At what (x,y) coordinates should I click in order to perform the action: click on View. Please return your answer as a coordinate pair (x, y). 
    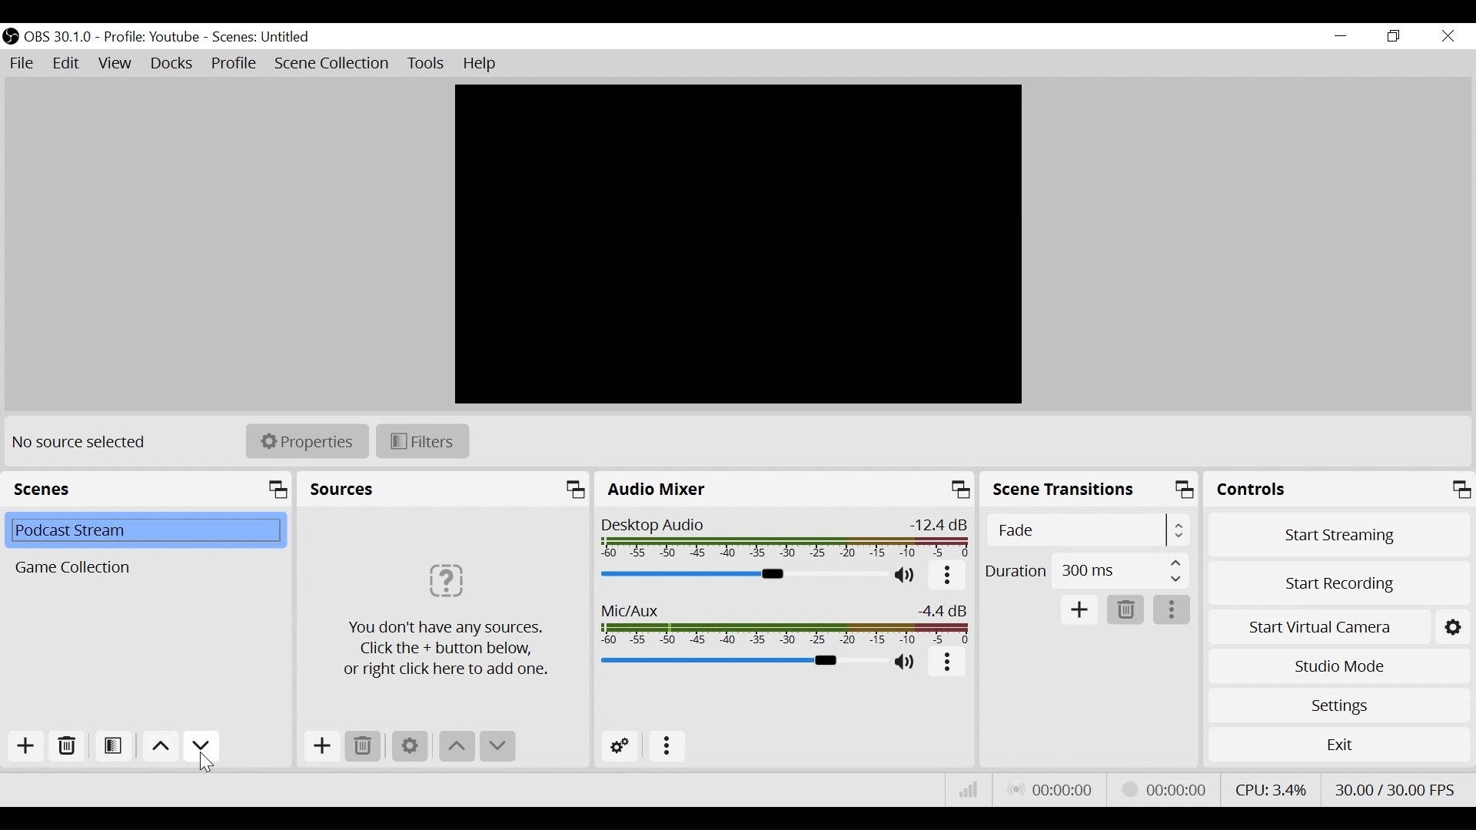
    Looking at the image, I should click on (116, 66).